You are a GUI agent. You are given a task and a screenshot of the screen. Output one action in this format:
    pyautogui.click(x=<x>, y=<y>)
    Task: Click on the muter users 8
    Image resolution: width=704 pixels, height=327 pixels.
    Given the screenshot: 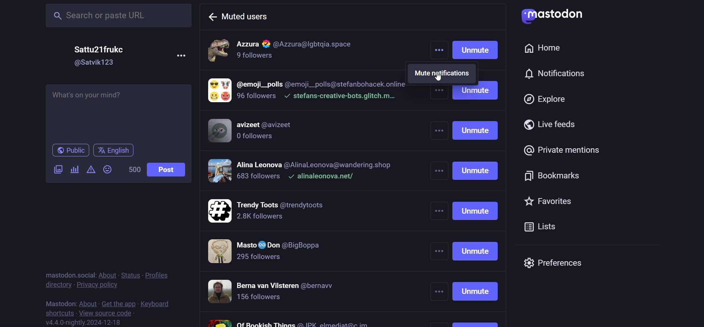 What is the action you would take?
    pyautogui.click(x=288, y=321)
    